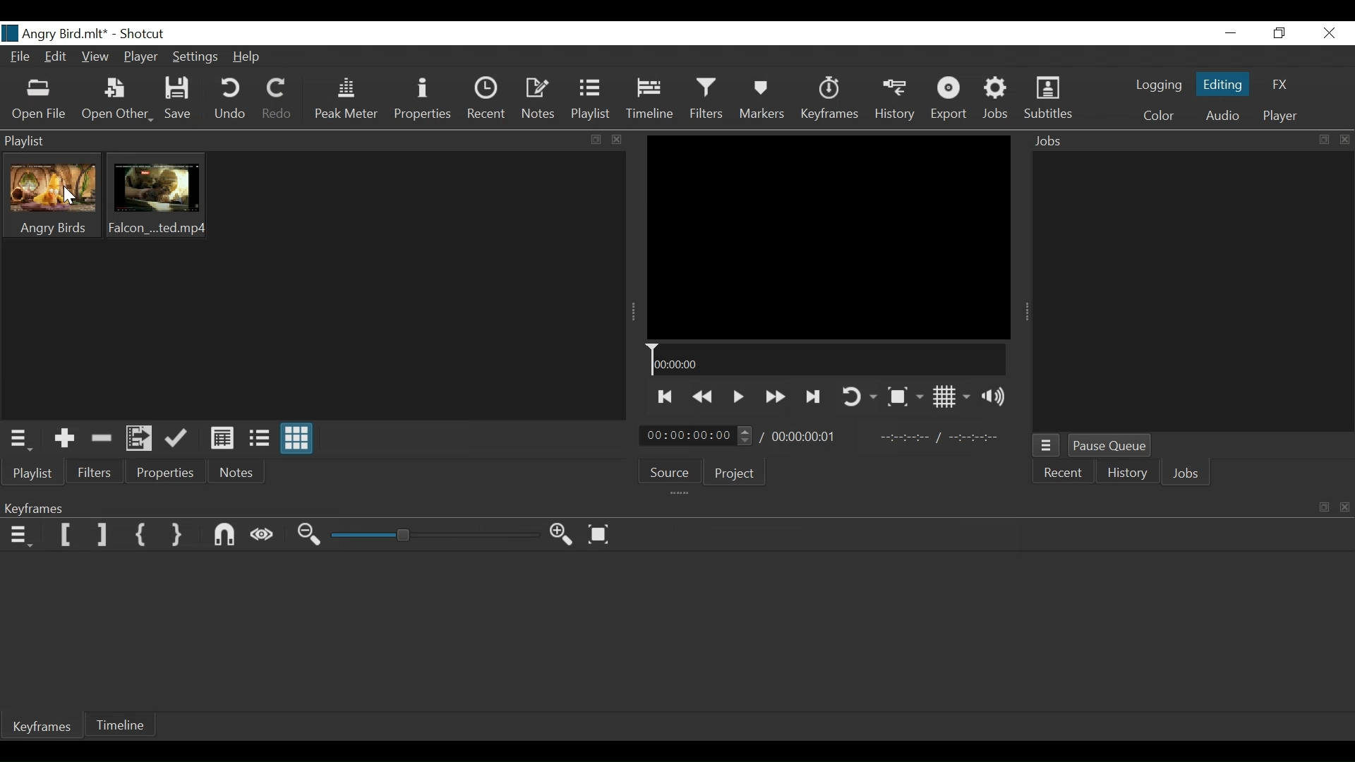 Image resolution: width=1355 pixels, height=762 pixels. Describe the element at coordinates (231, 101) in the screenshot. I see `Undo` at that location.